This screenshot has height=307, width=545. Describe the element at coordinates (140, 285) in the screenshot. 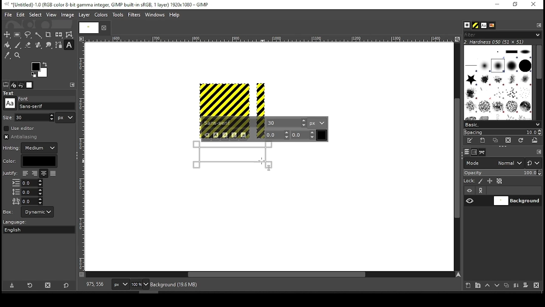

I see `zoom level` at that location.